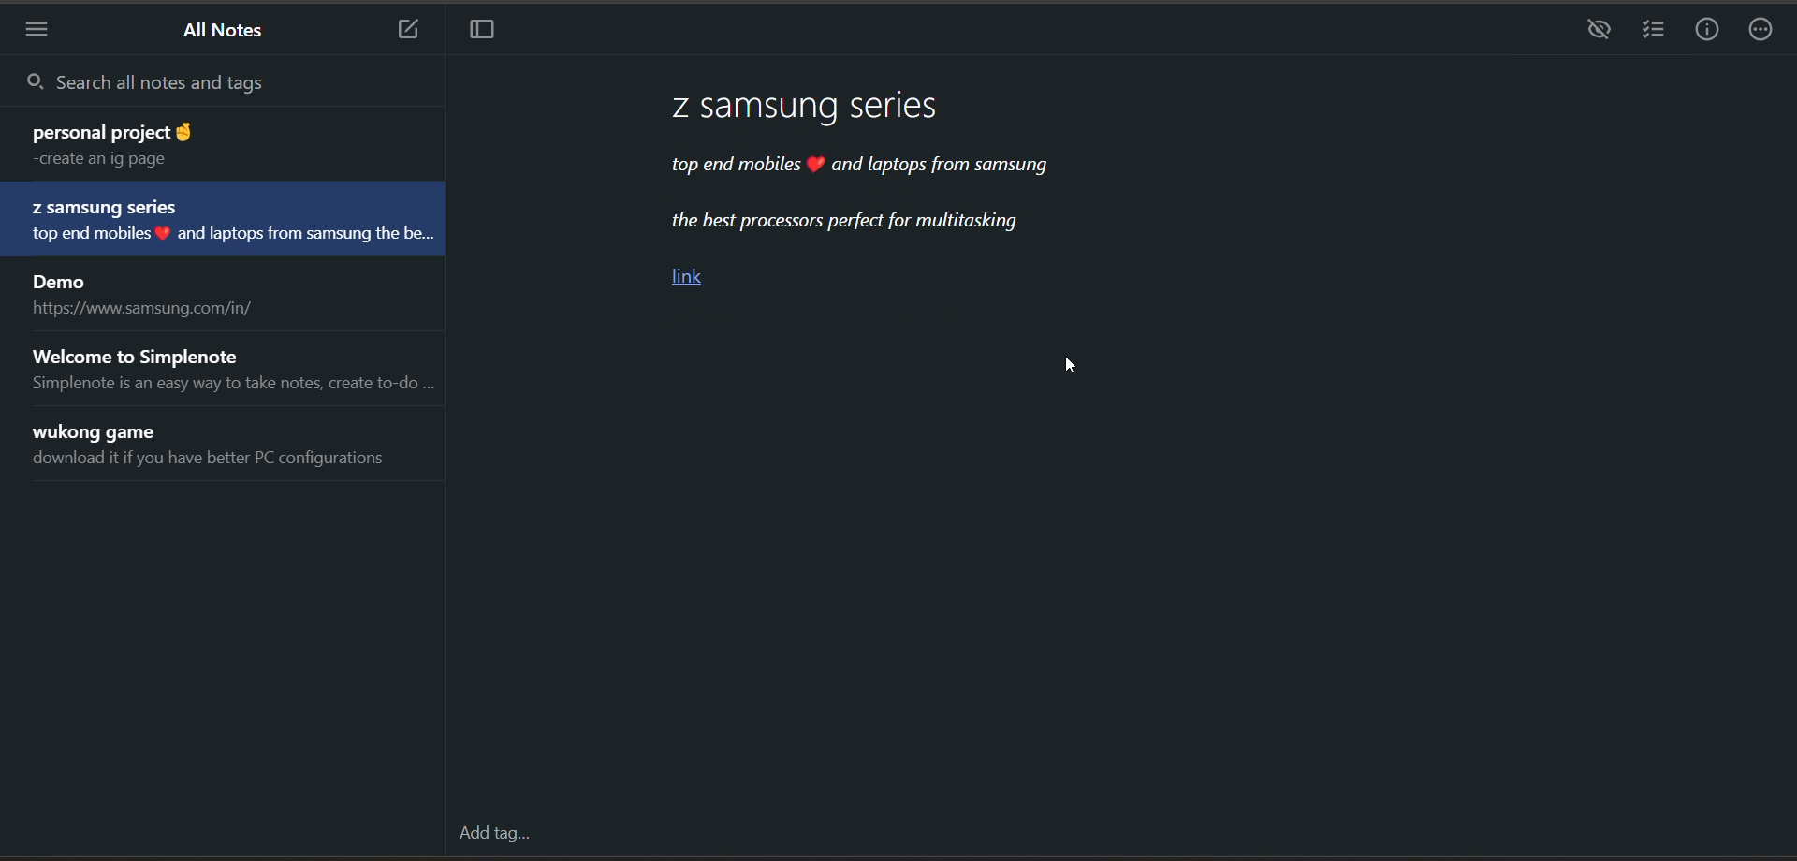 The image size is (1797, 861). Describe the element at coordinates (149, 297) in the screenshot. I see `note title and preview` at that location.